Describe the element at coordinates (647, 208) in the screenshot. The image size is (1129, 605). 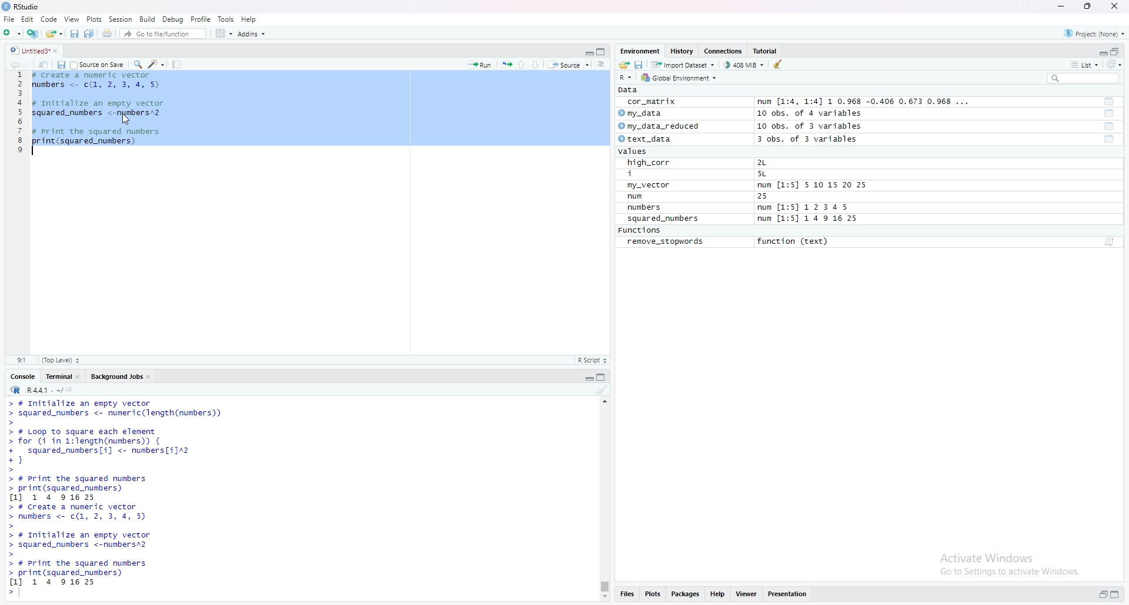
I see `numbers` at that location.